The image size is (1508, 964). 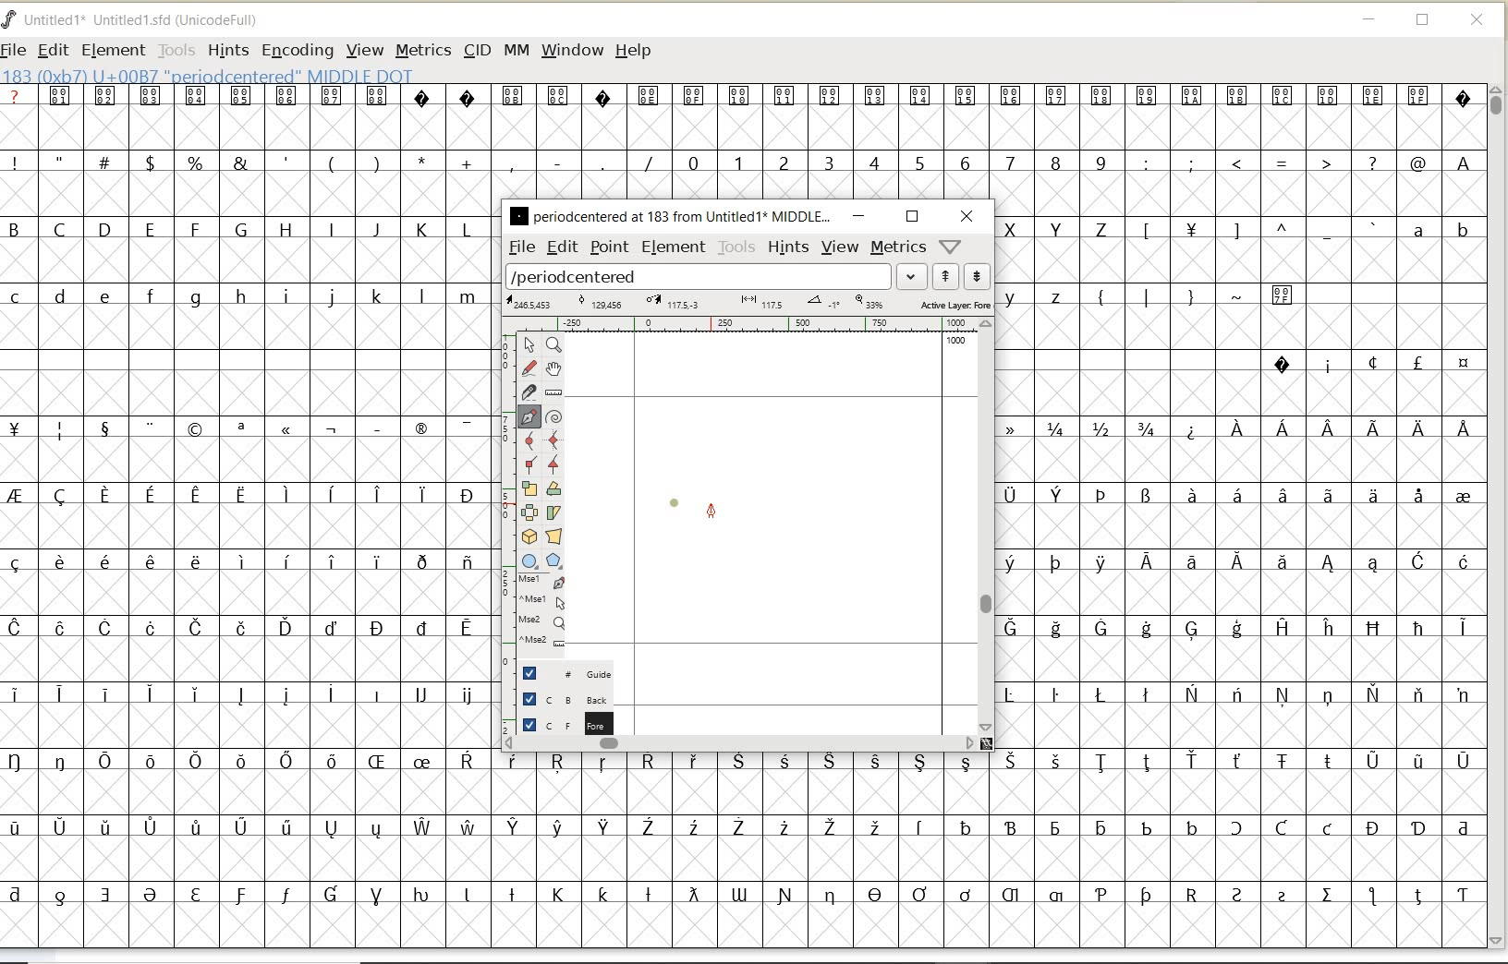 What do you see at coordinates (246, 297) in the screenshot?
I see `lowercase letters` at bounding box center [246, 297].